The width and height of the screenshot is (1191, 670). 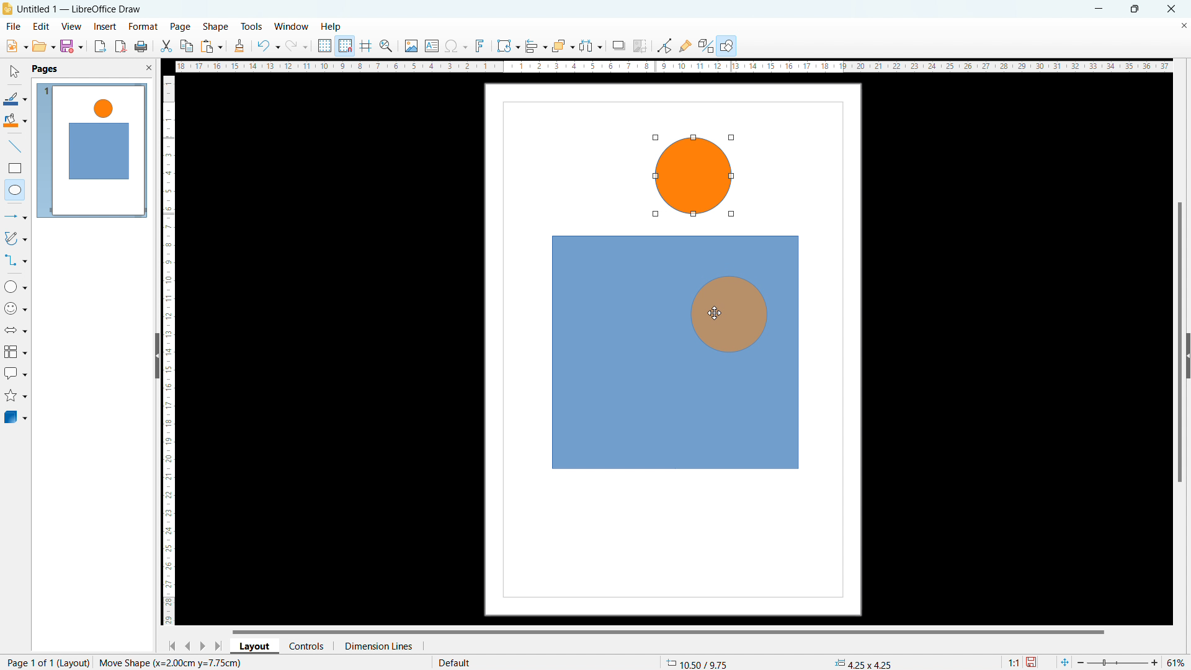 What do you see at coordinates (1012, 661) in the screenshot?
I see `scaling factor` at bounding box center [1012, 661].